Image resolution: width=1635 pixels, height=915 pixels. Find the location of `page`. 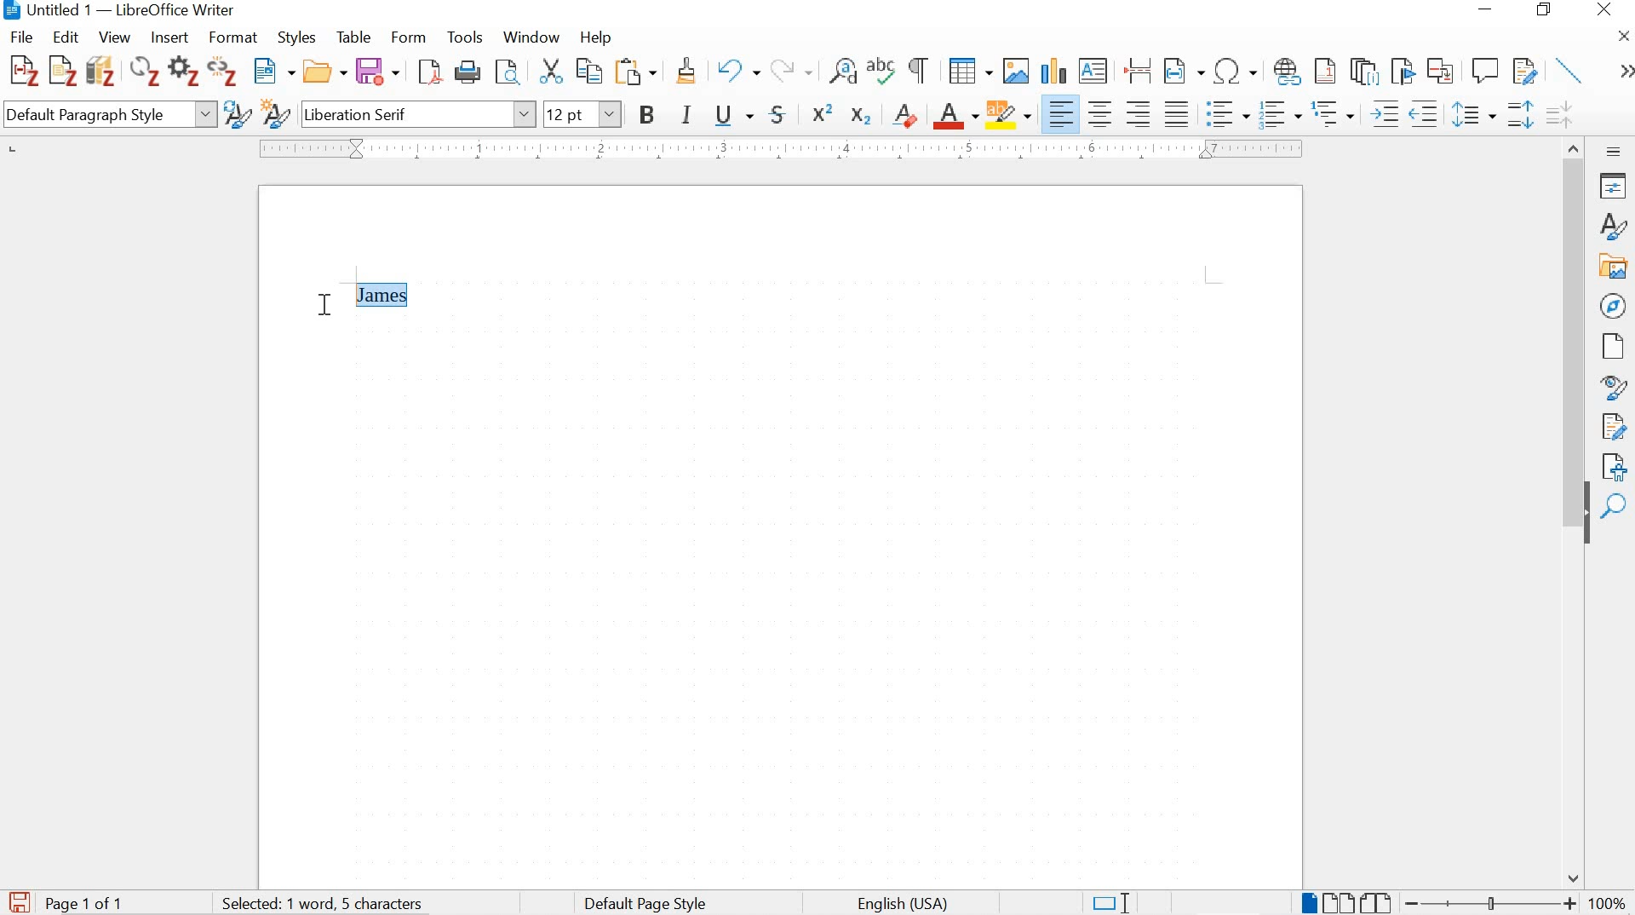

page is located at coordinates (1613, 346).